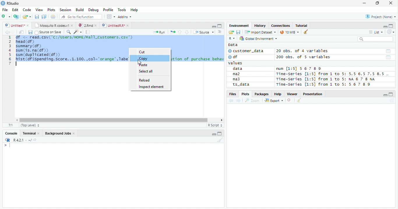 The image size is (398, 209). Describe the element at coordinates (238, 79) in the screenshot. I see `ma3` at that location.